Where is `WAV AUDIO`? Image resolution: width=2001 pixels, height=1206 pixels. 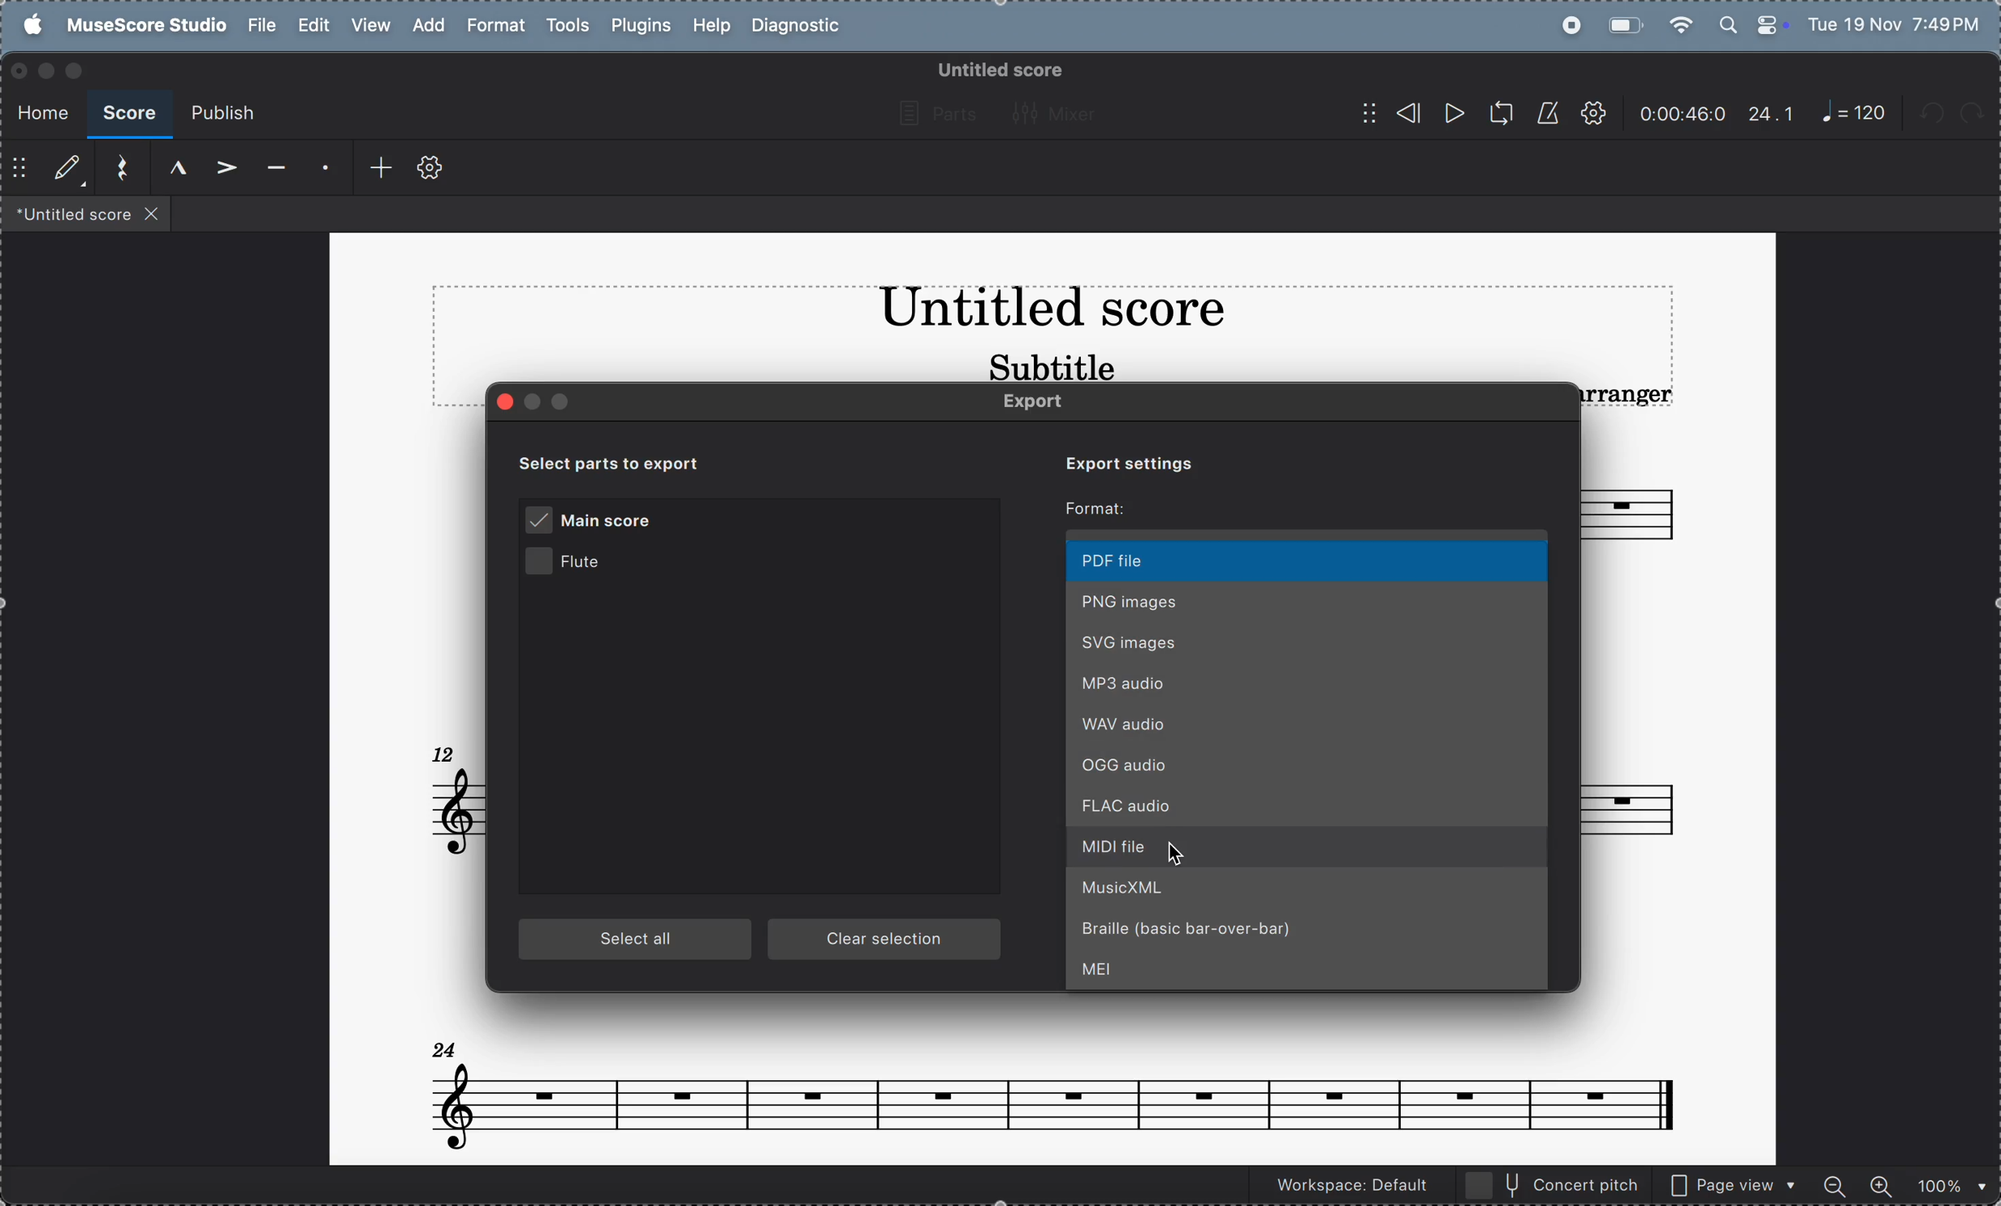 WAV AUDIO is located at coordinates (1308, 725).